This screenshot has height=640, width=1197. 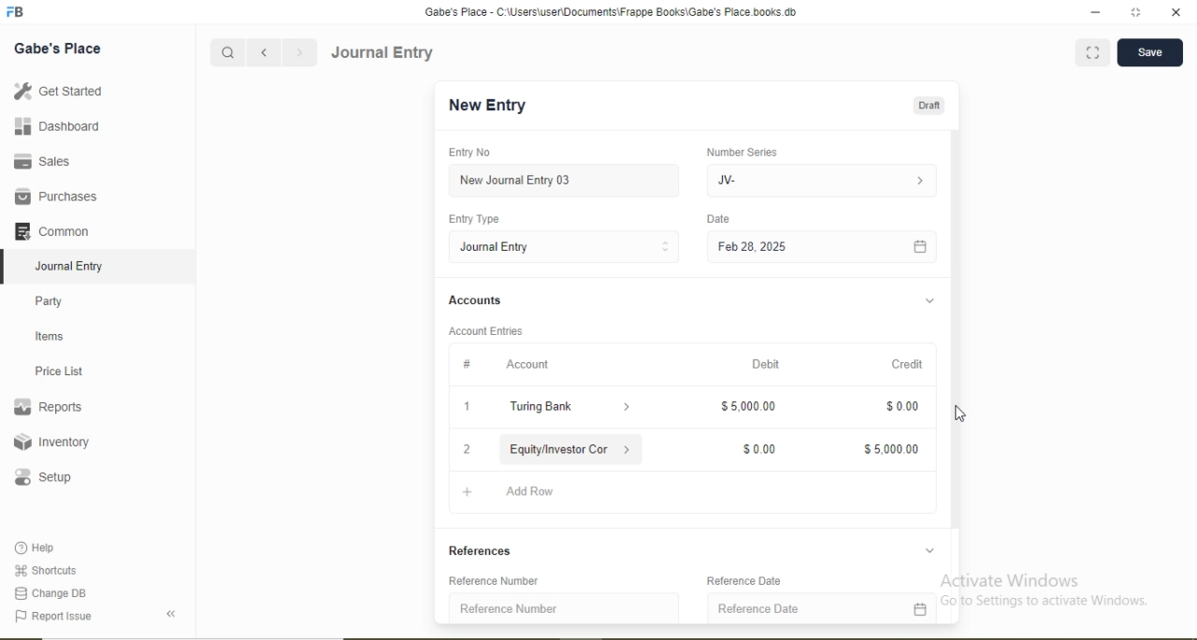 What do you see at coordinates (486, 106) in the screenshot?
I see `New Entry` at bounding box center [486, 106].